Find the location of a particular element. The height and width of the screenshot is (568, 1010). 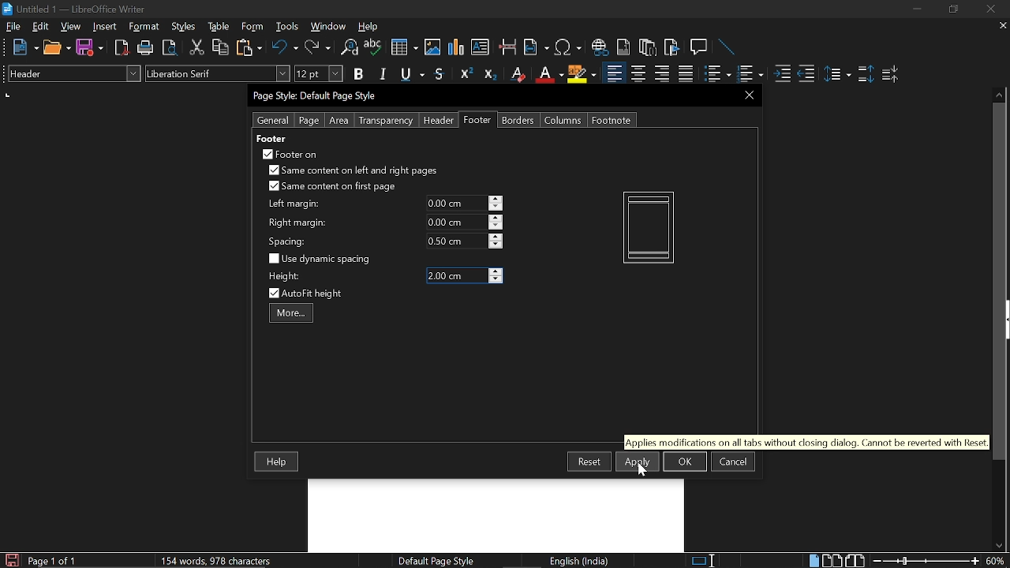

Underline is located at coordinates (548, 74).